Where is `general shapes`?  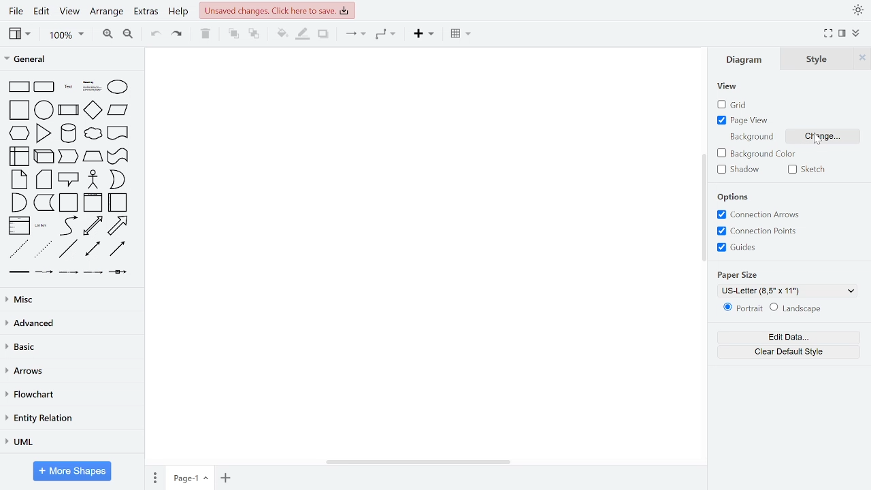 general shapes is located at coordinates (17, 272).